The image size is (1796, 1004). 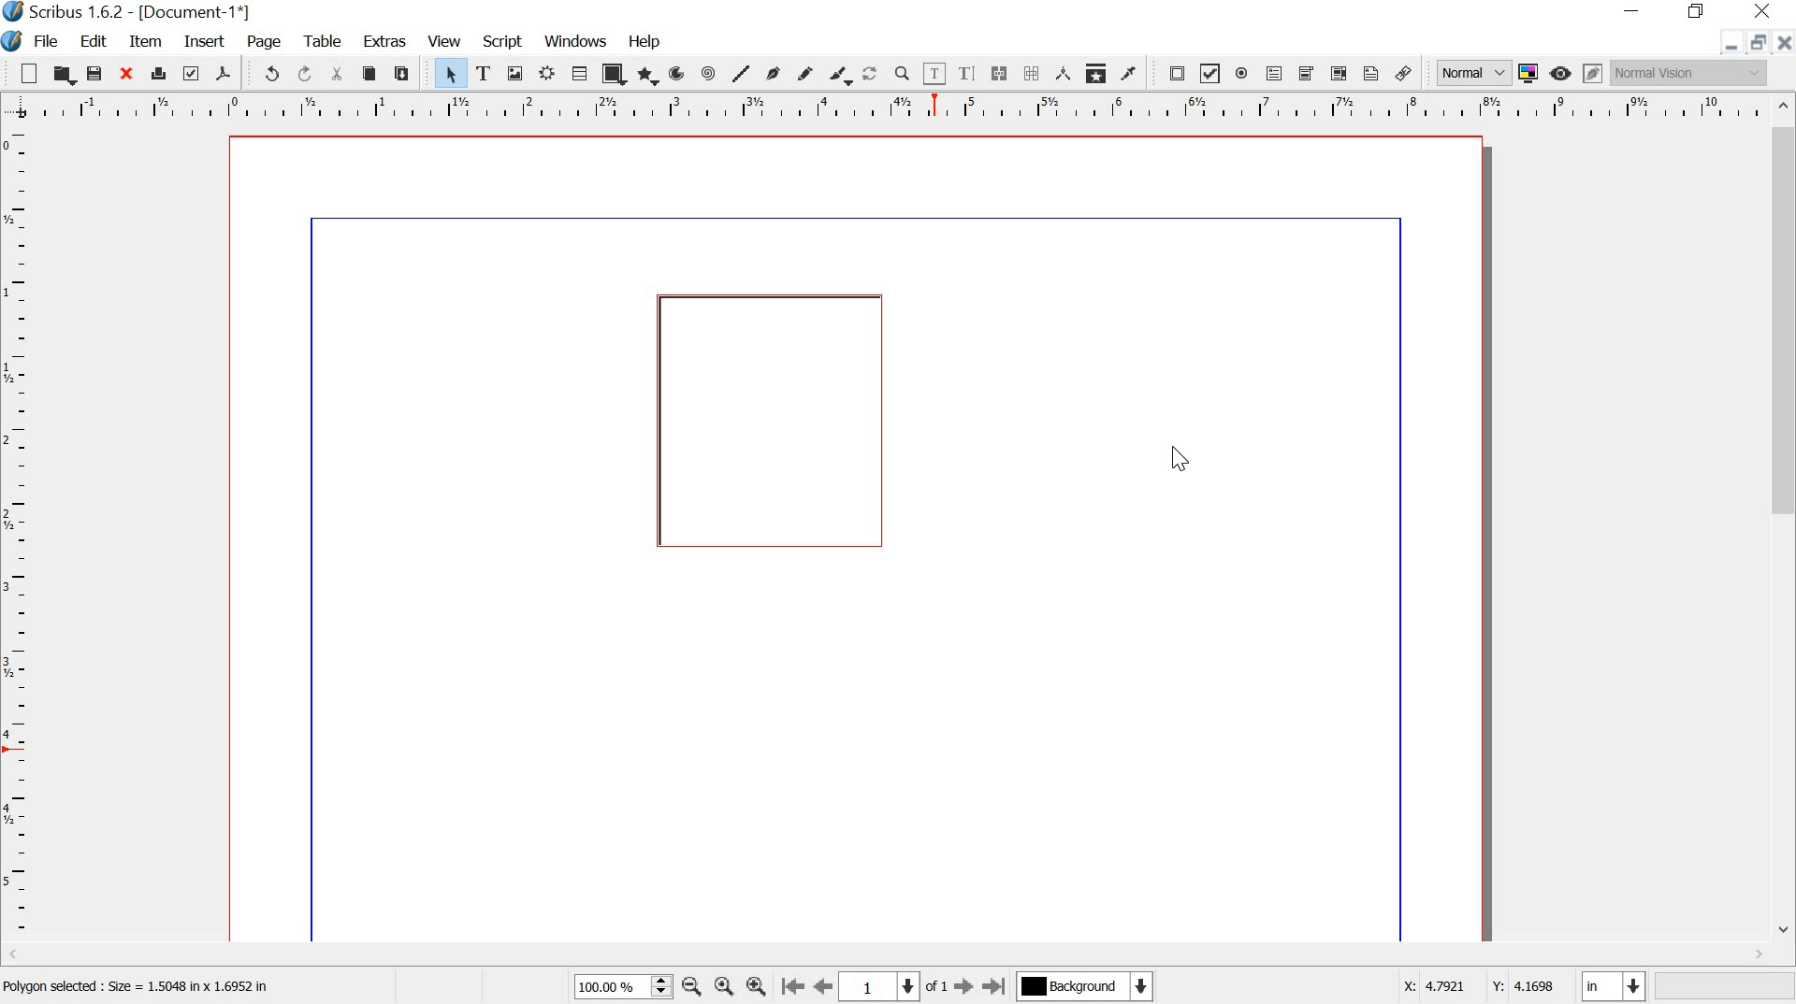 What do you see at coordinates (615, 74) in the screenshot?
I see `shape` at bounding box center [615, 74].